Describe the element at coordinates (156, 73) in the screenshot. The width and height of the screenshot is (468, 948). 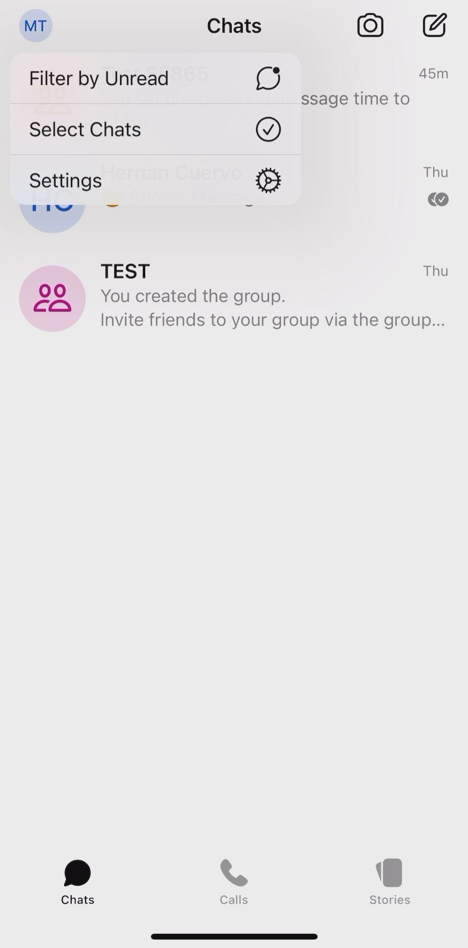
I see `filter by unread` at that location.